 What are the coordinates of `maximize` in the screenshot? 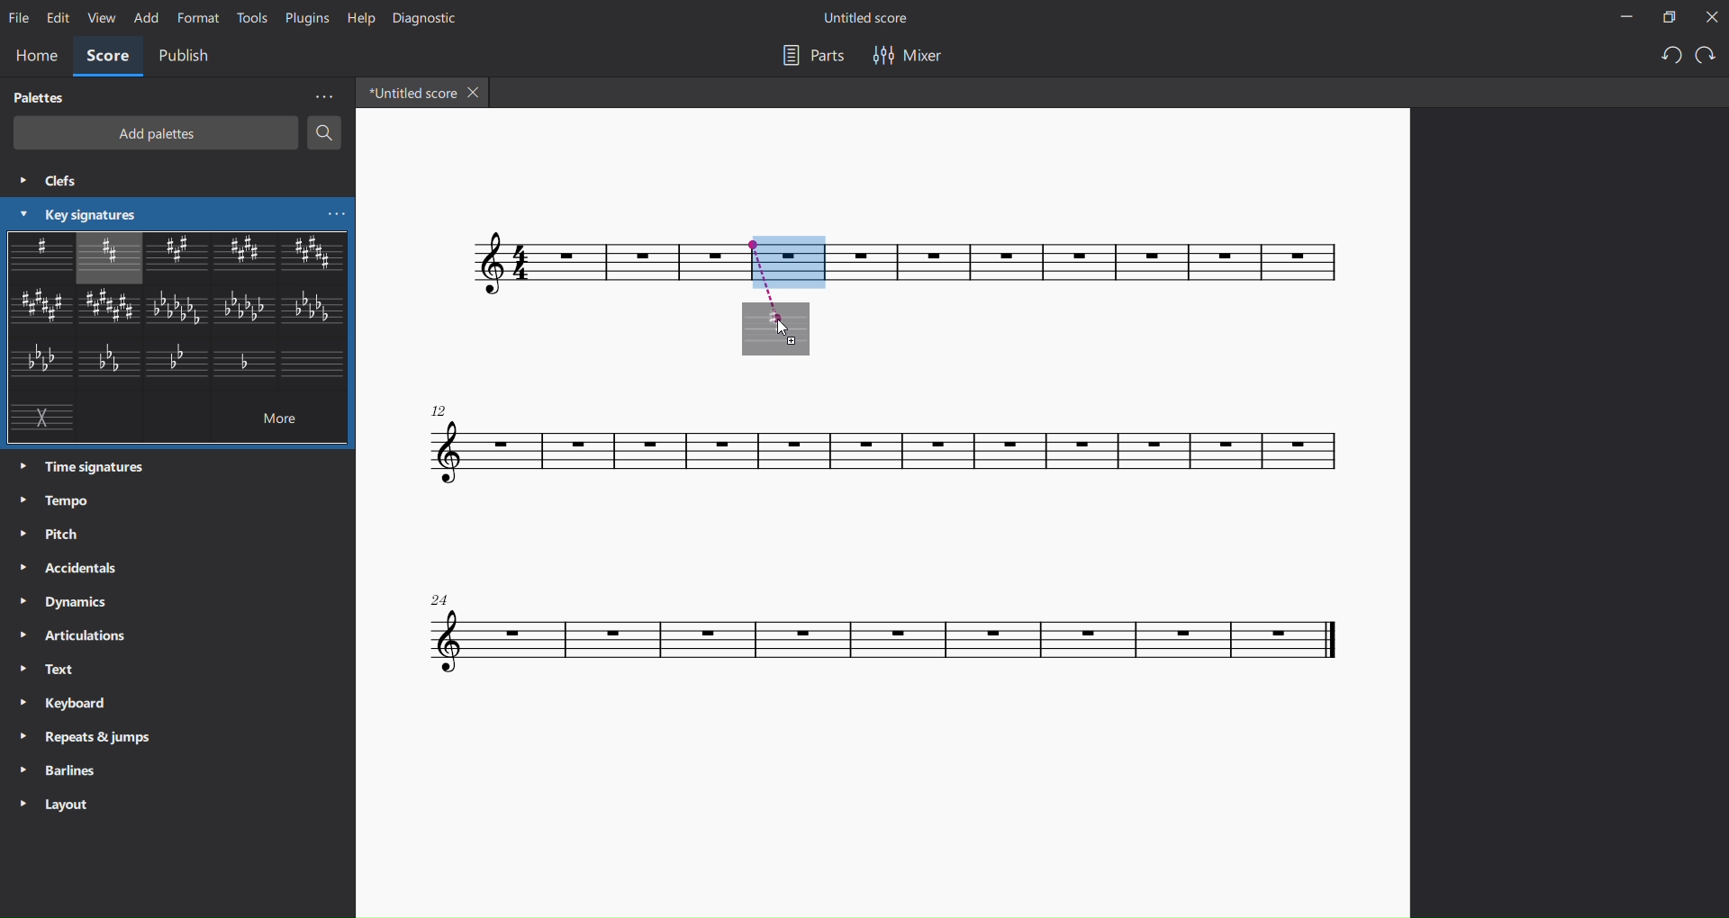 It's located at (1667, 18).